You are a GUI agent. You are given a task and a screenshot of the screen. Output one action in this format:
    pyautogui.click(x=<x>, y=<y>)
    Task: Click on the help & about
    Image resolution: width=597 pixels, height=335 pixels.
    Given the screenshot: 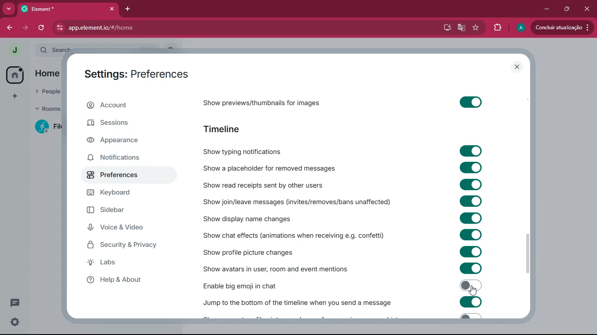 What is the action you would take?
    pyautogui.click(x=129, y=281)
    